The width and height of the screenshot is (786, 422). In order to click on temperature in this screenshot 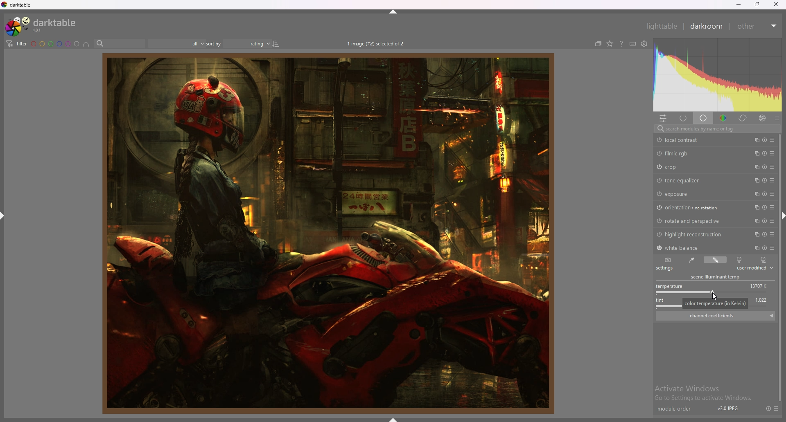, I will do `click(670, 285)`.